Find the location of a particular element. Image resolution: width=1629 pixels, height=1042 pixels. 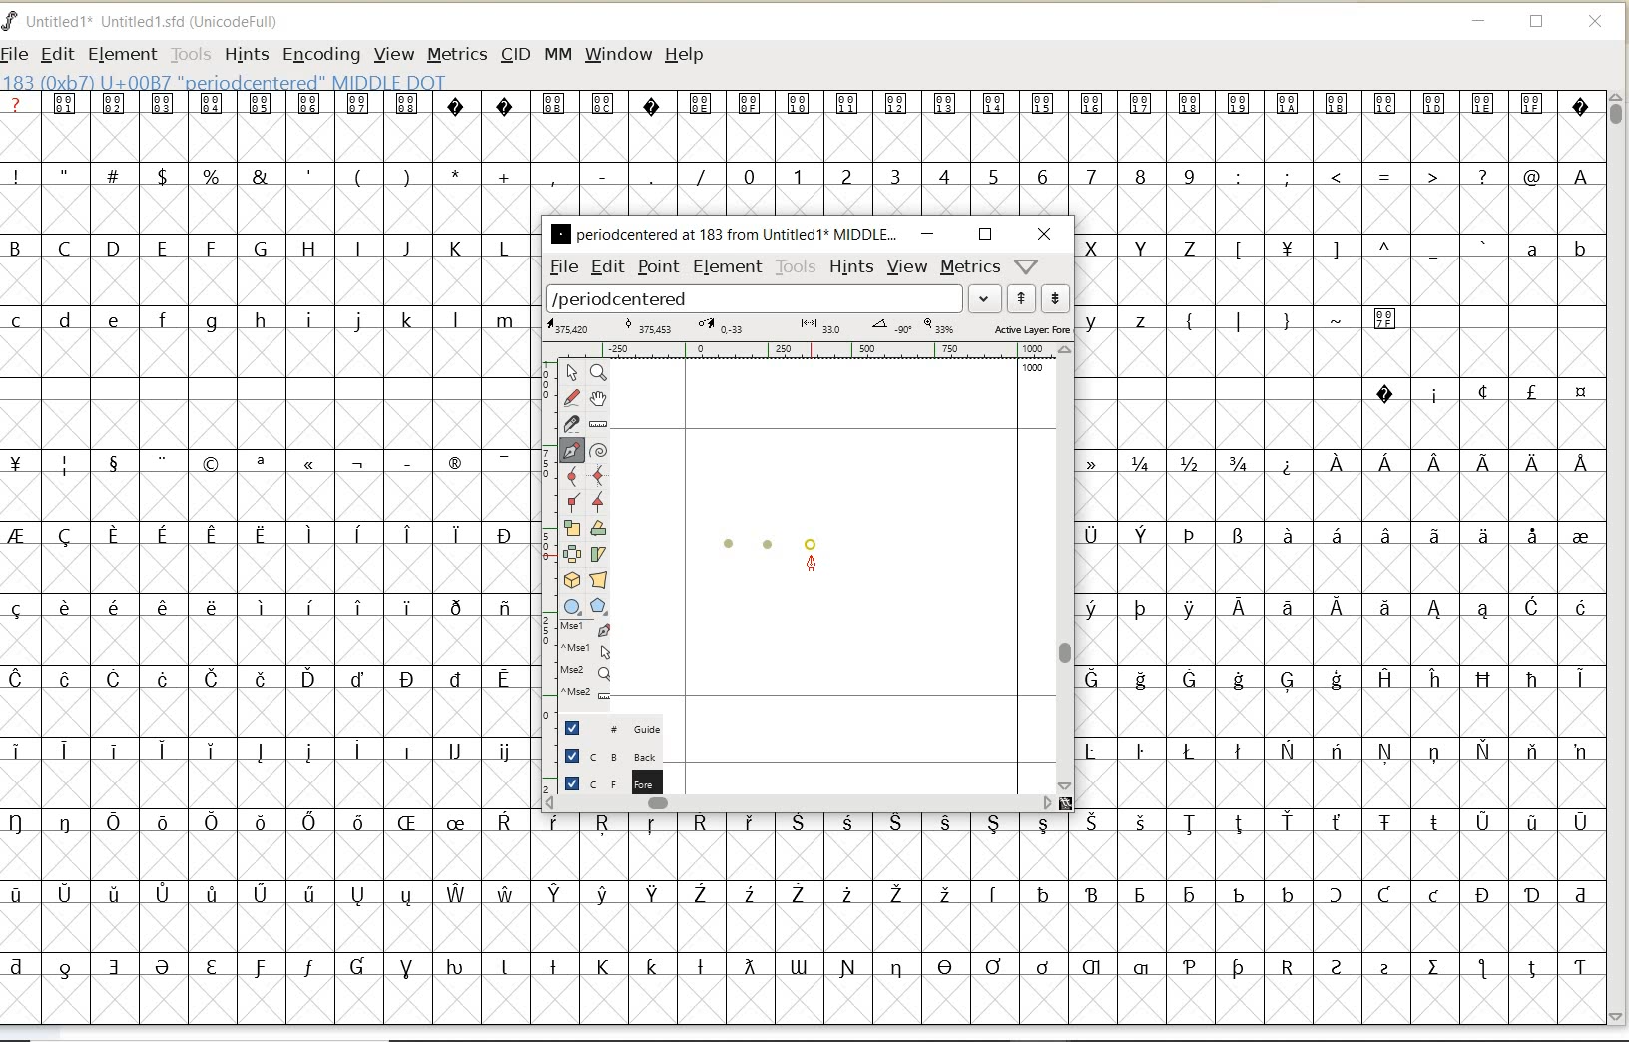

special characters is located at coordinates (1063, 903).